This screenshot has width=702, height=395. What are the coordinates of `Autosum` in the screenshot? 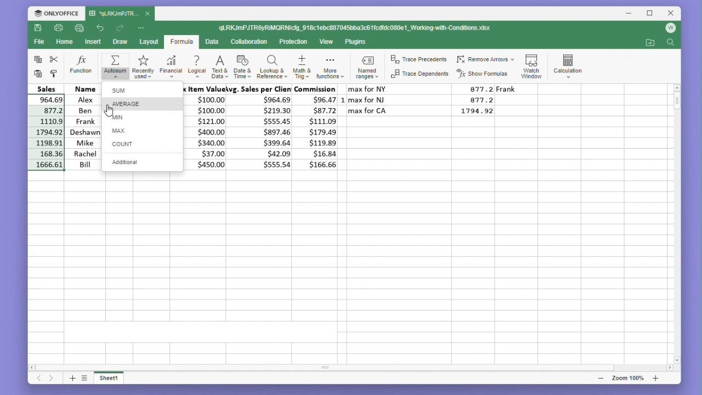 It's located at (114, 66).